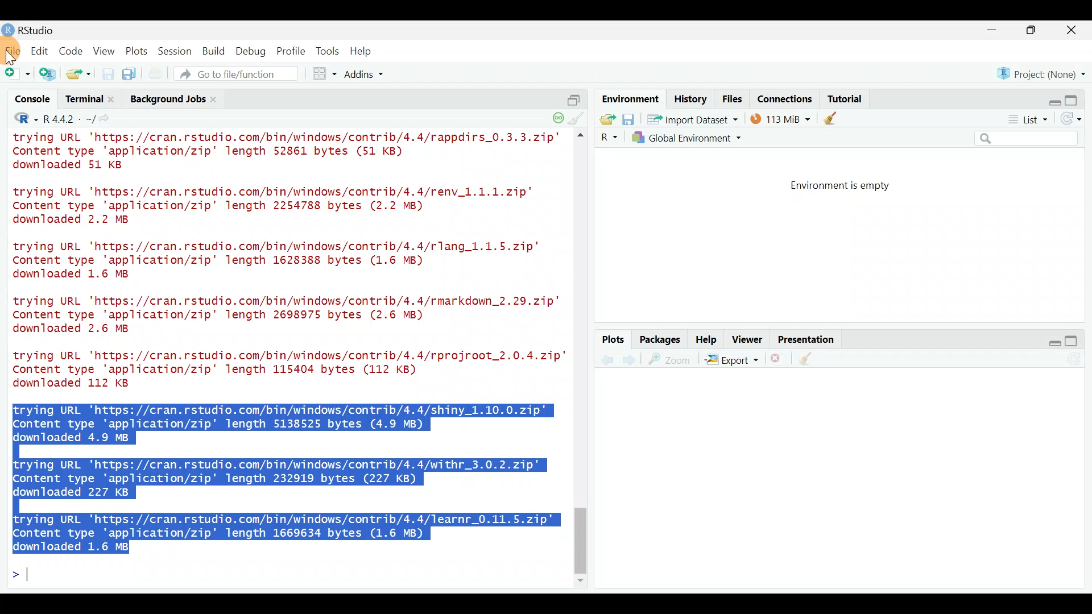 This screenshot has height=614, width=1092. I want to click on Debug, so click(250, 52).